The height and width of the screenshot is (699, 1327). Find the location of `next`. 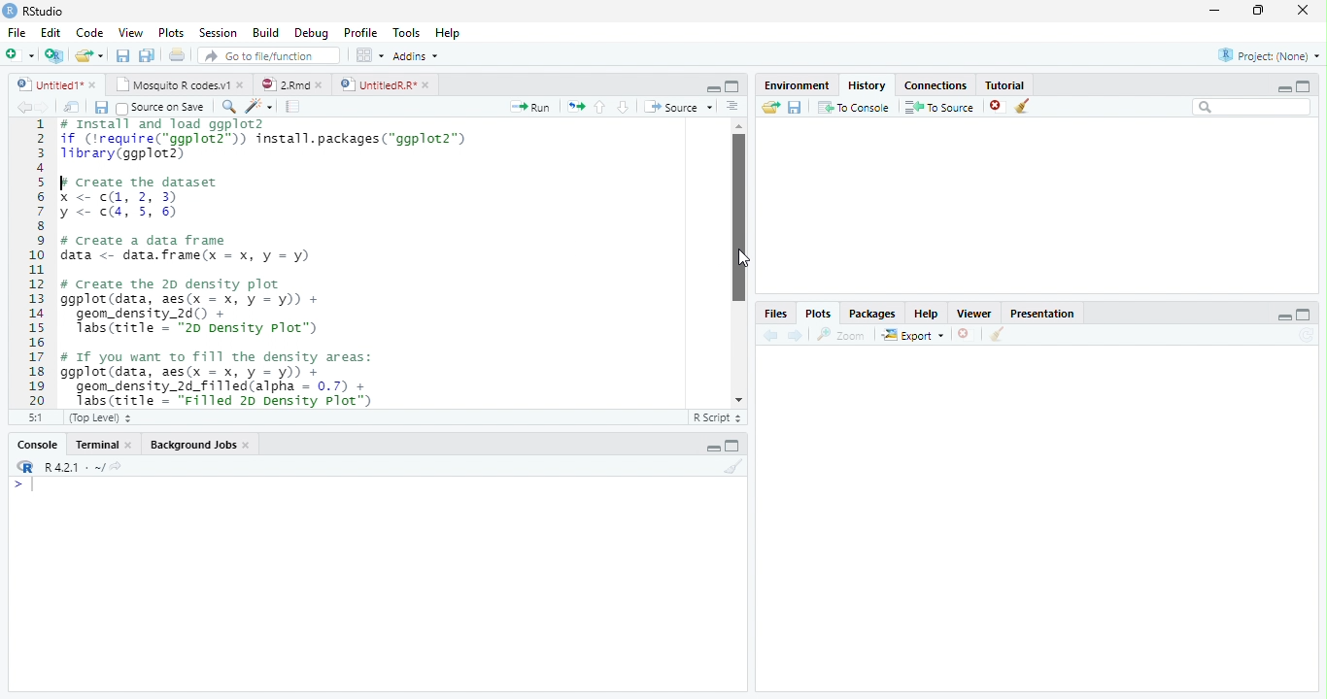

next is located at coordinates (798, 336).